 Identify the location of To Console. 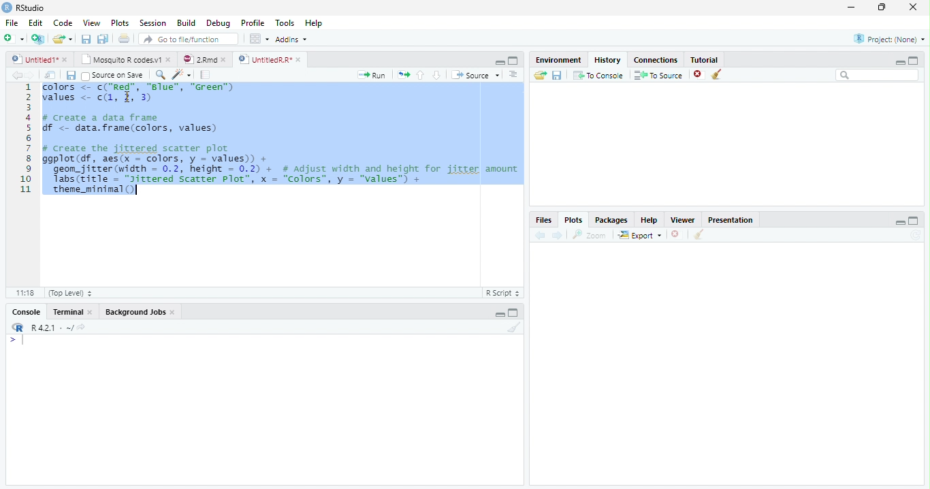
(598, 76).